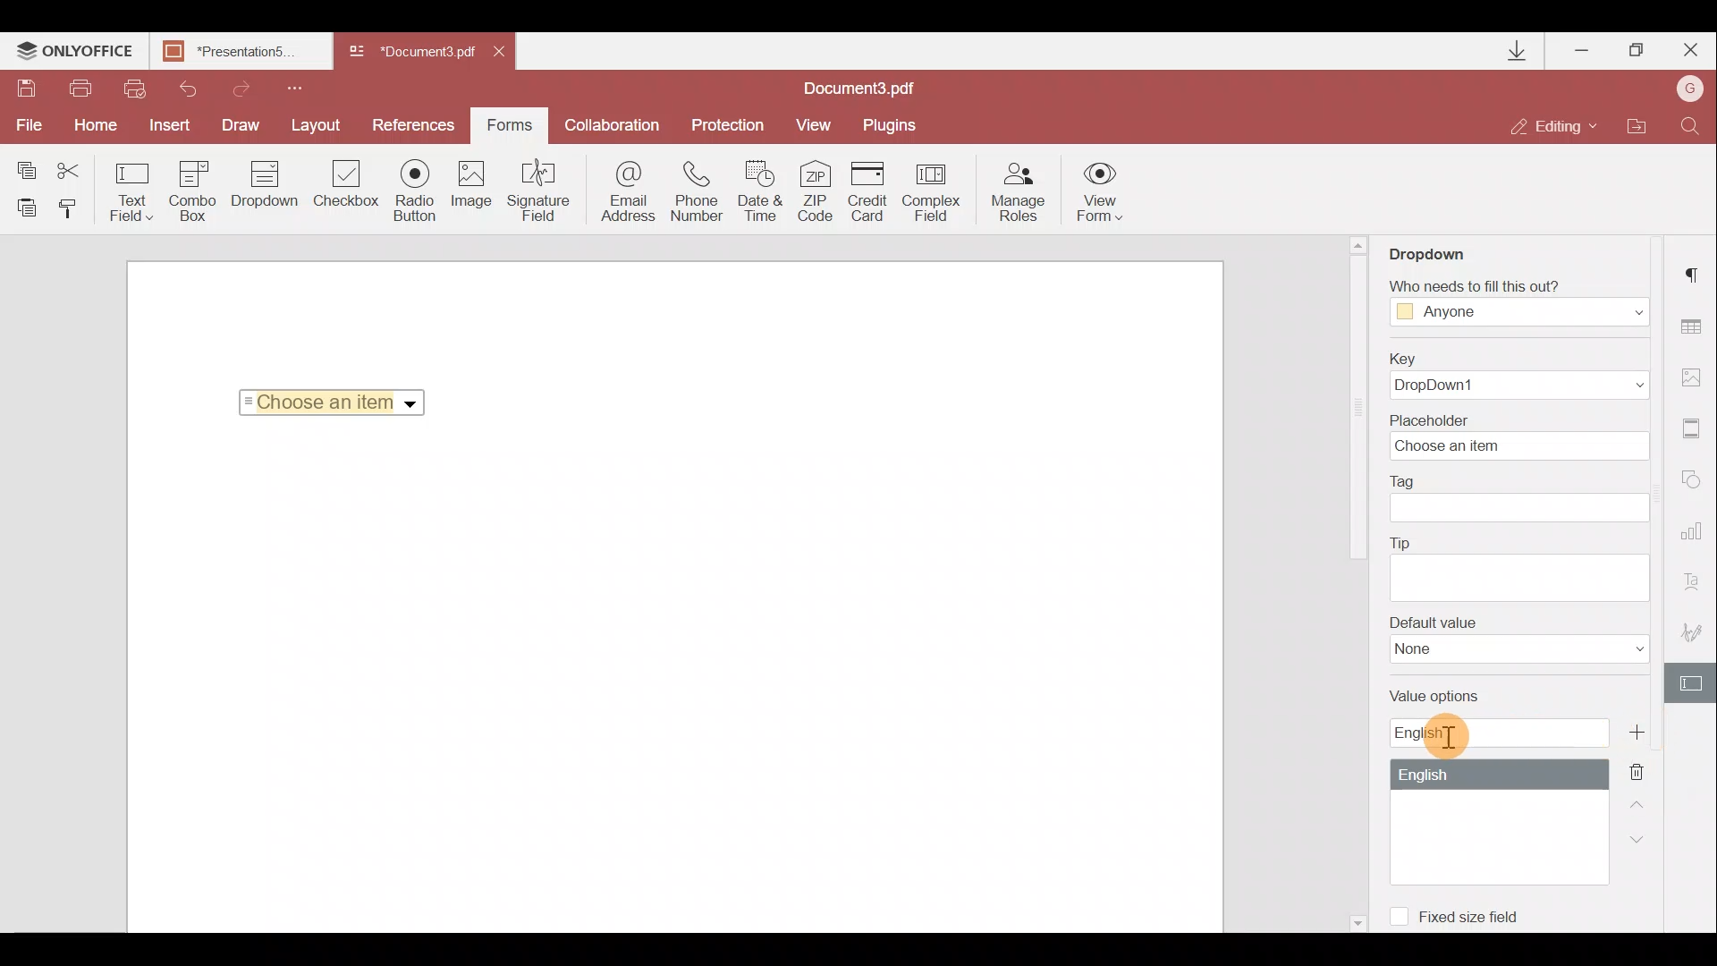  What do you see at coordinates (1554, 125) in the screenshot?
I see `Editing mode` at bounding box center [1554, 125].